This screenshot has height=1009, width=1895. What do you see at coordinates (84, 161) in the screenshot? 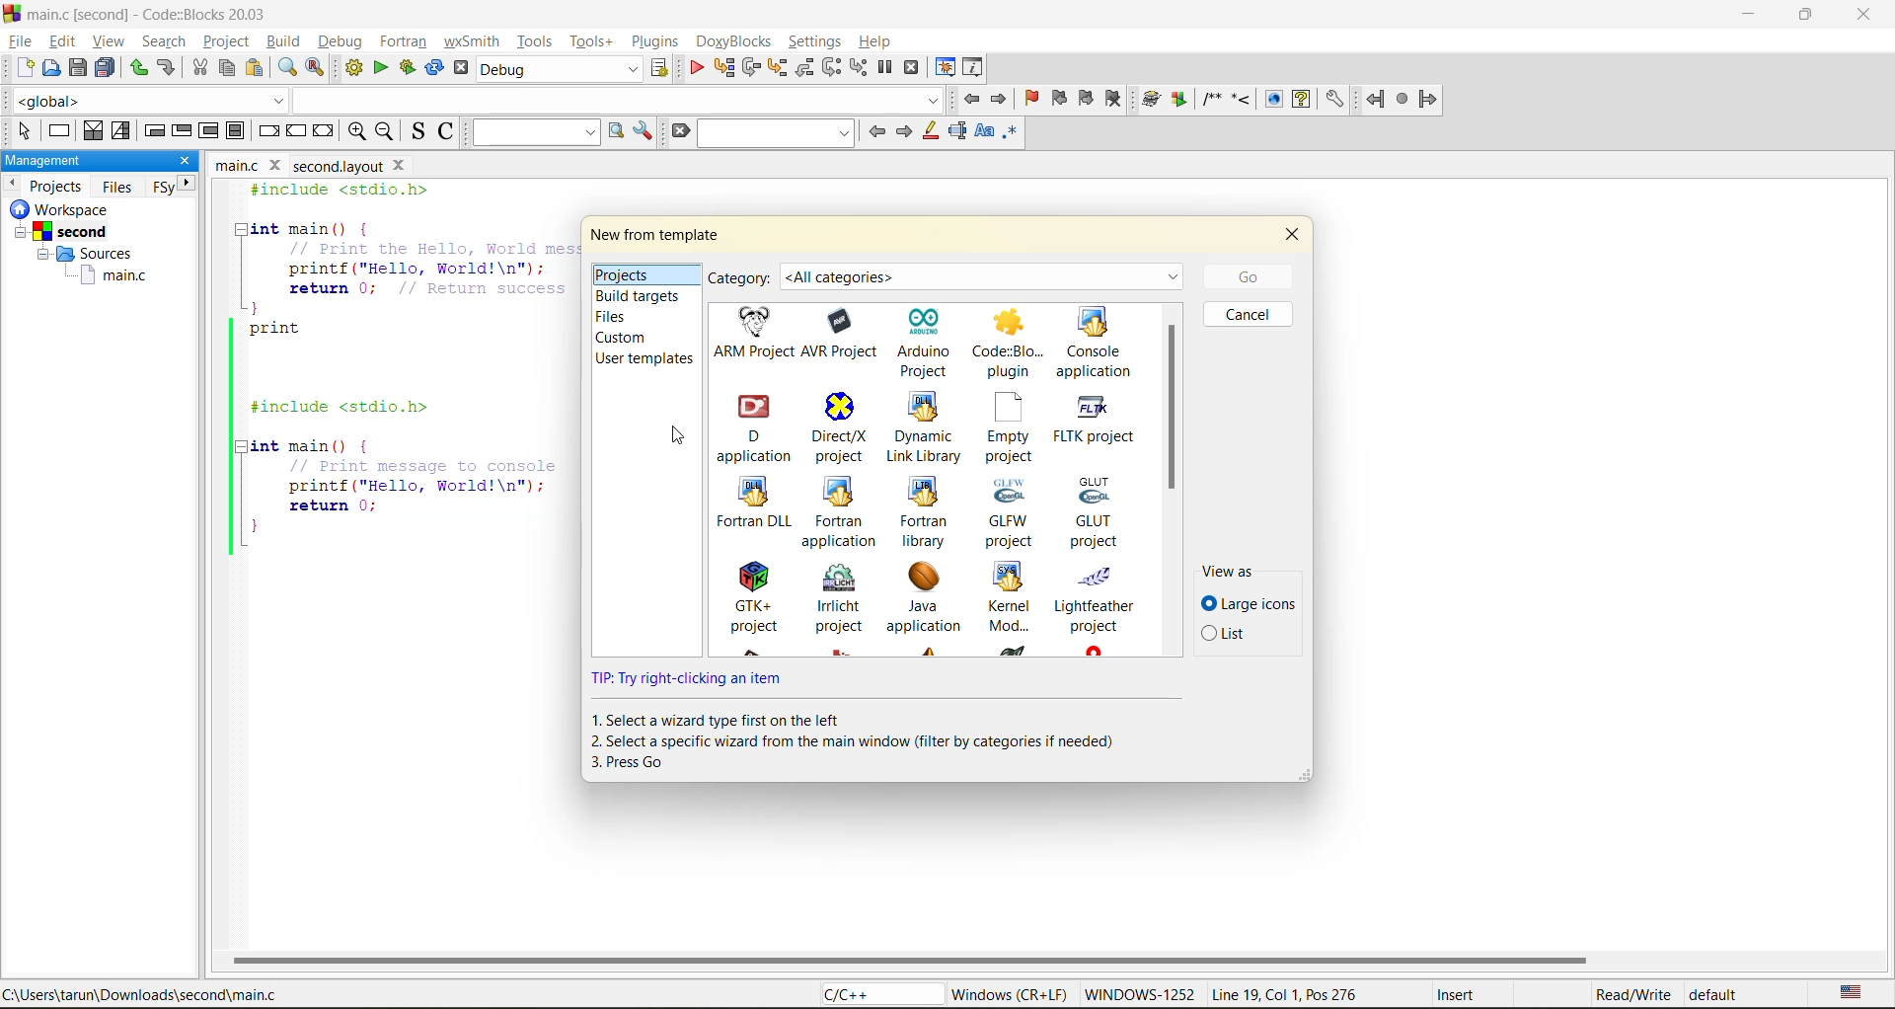
I see `management` at bounding box center [84, 161].